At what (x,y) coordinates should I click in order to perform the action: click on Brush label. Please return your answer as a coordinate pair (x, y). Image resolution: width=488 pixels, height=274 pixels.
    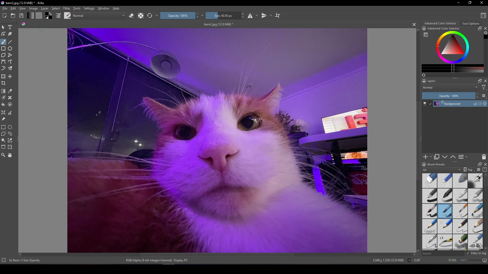
    Looking at the image, I should click on (433, 164).